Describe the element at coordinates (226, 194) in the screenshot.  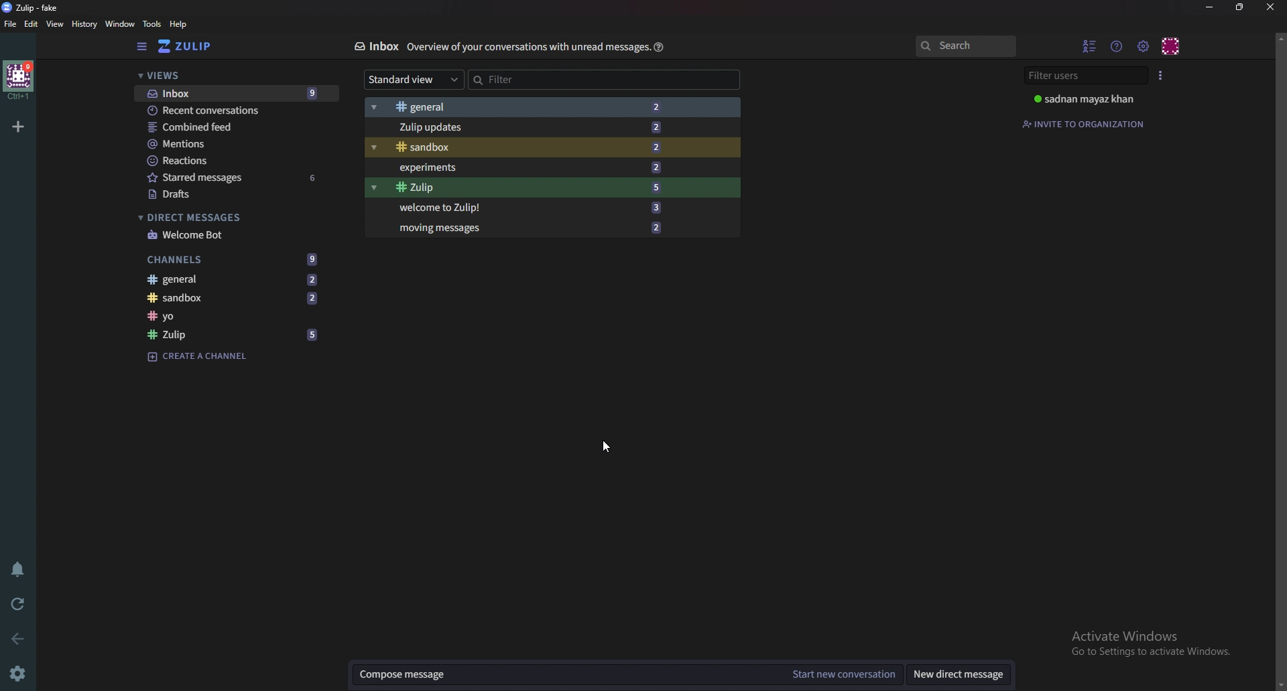
I see `drafts` at that location.